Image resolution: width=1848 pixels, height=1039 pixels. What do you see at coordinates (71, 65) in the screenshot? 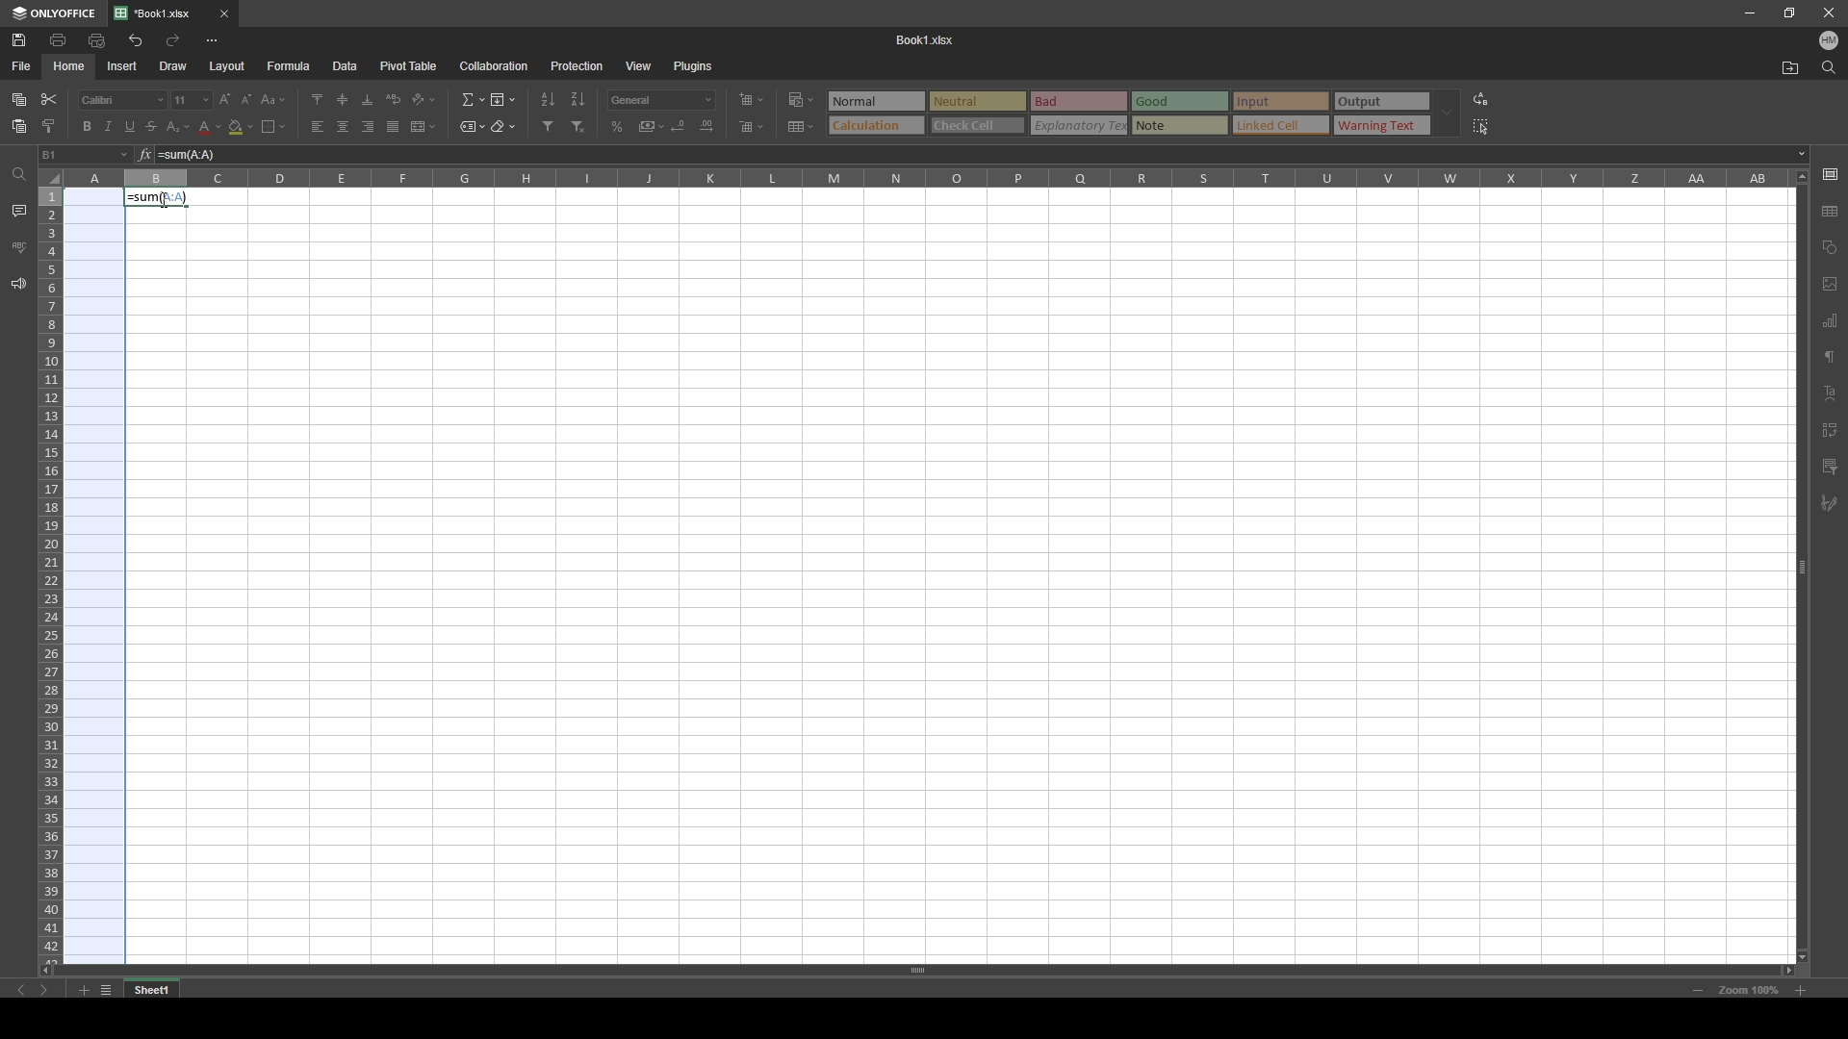
I see `home` at bounding box center [71, 65].